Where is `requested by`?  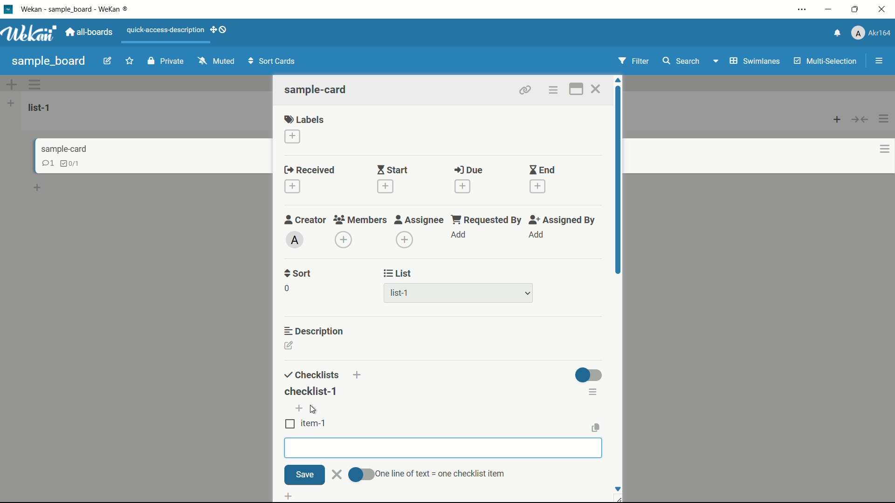 requested by is located at coordinates (487, 220).